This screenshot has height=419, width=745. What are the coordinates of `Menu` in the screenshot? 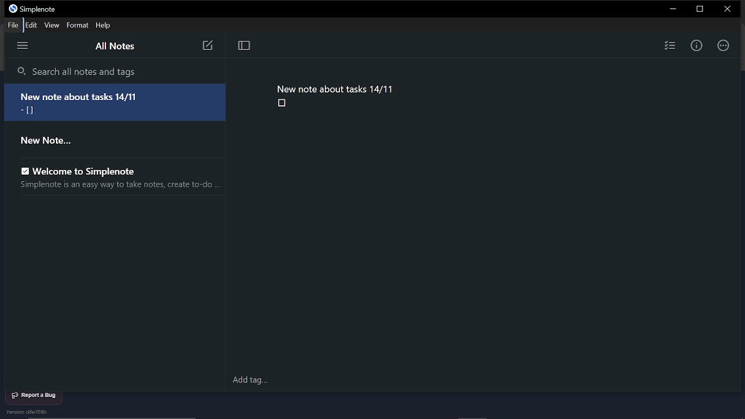 It's located at (23, 46).